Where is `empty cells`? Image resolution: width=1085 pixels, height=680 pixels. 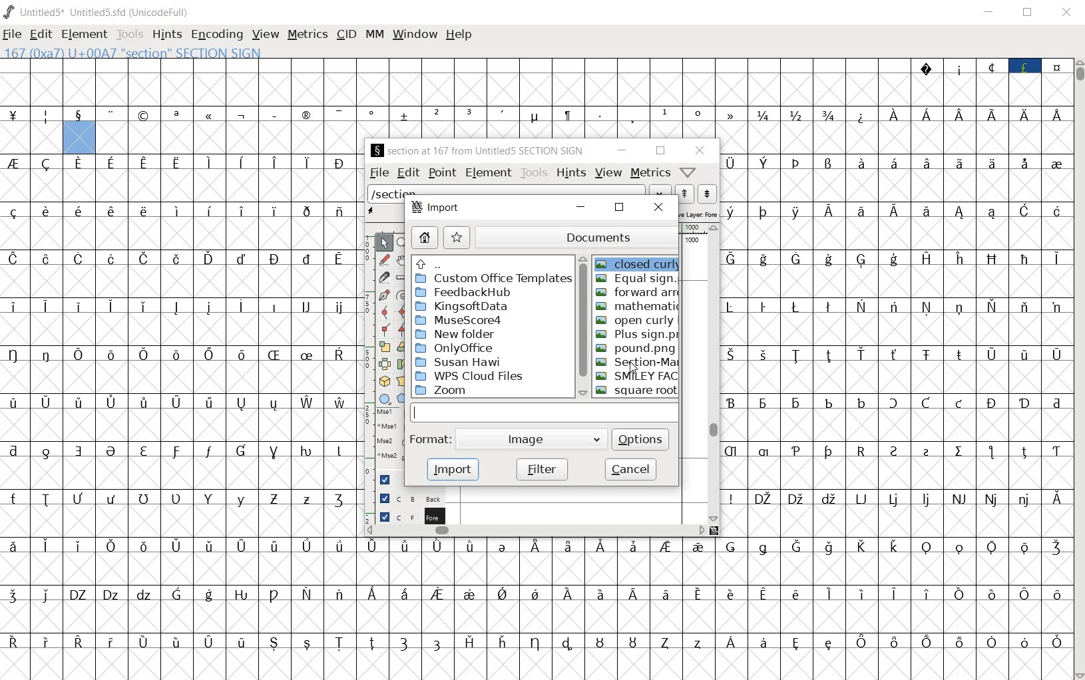
empty cells is located at coordinates (32, 138).